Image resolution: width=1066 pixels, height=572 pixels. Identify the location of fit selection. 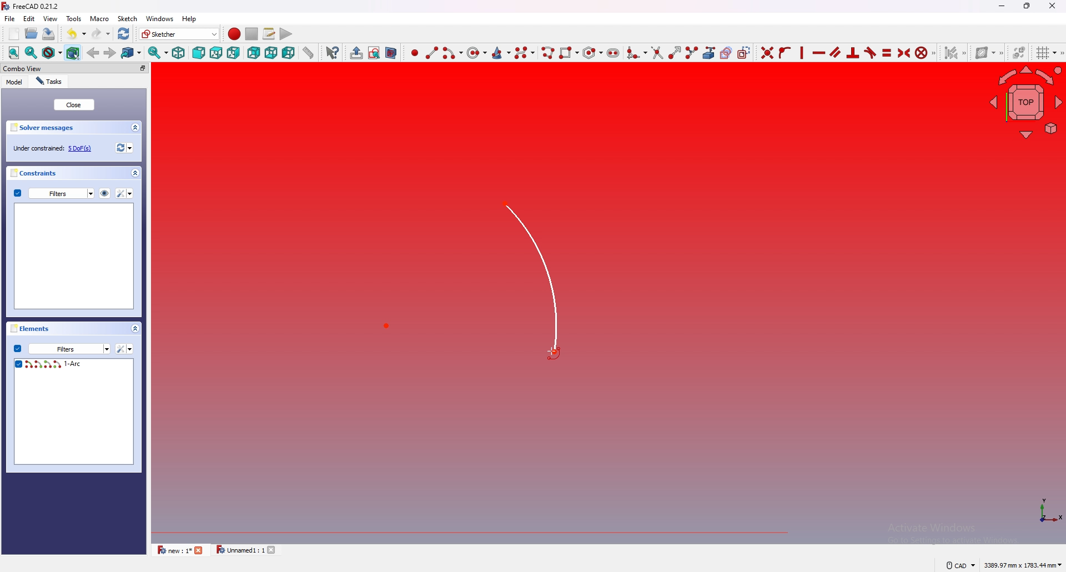
(31, 52).